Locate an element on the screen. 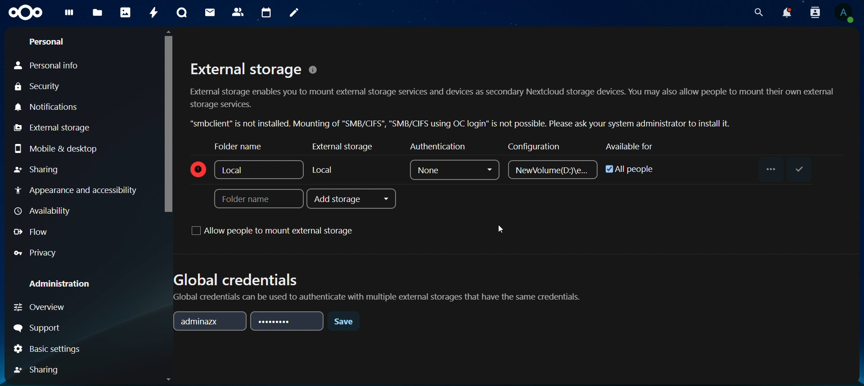 Image resolution: width=864 pixels, height=386 pixels. talk is located at coordinates (183, 13).